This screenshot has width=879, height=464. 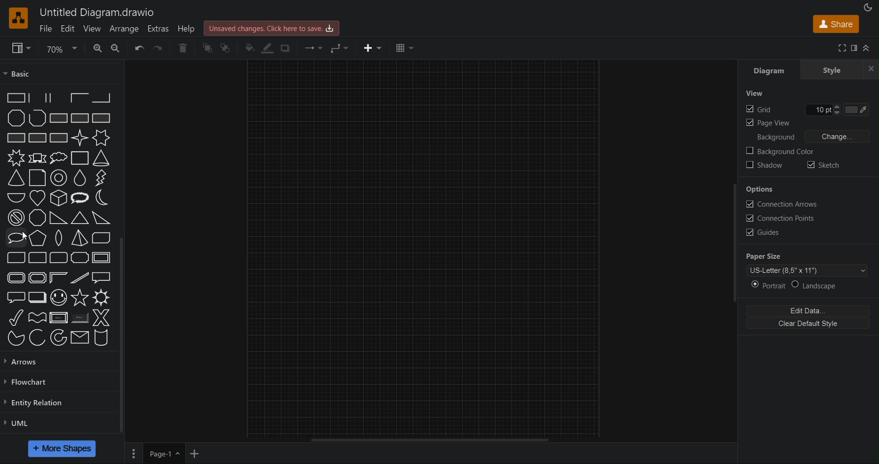 What do you see at coordinates (45, 28) in the screenshot?
I see `File` at bounding box center [45, 28].